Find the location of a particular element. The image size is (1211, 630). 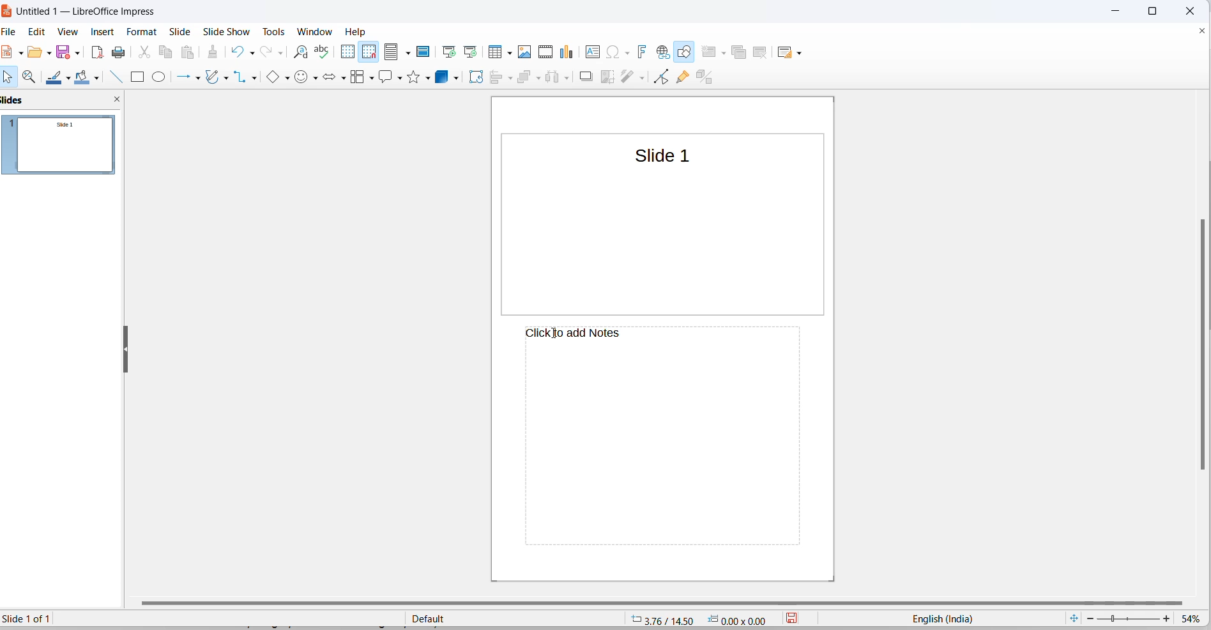

slides is located at coordinates (63, 148).